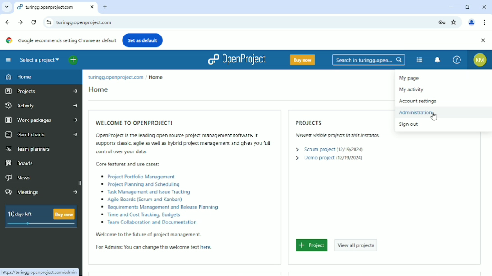 Image resolution: width=492 pixels, height=276 pixels. Describe the element at coordinates (20, 163) in the screenshot. I see `Boards` at that location.